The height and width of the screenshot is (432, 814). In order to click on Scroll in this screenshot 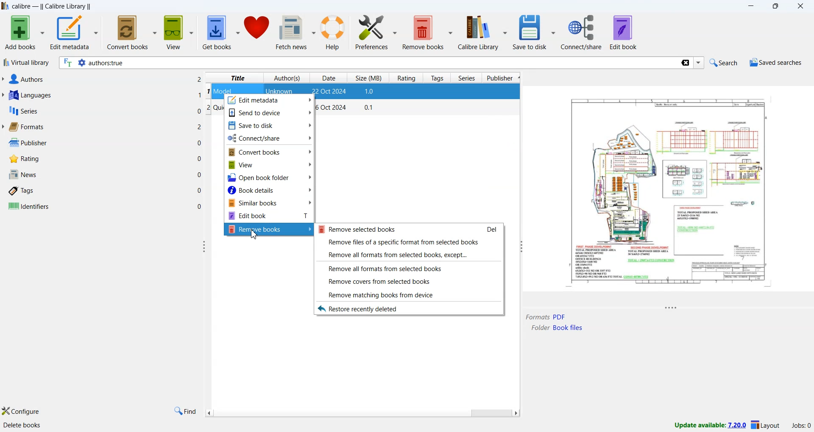, I will do `click(362, 413)`.